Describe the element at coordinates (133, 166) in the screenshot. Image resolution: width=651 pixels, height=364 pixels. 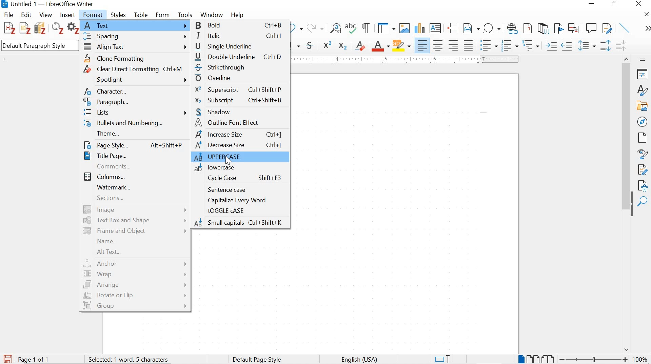
I see `comments` at that location.